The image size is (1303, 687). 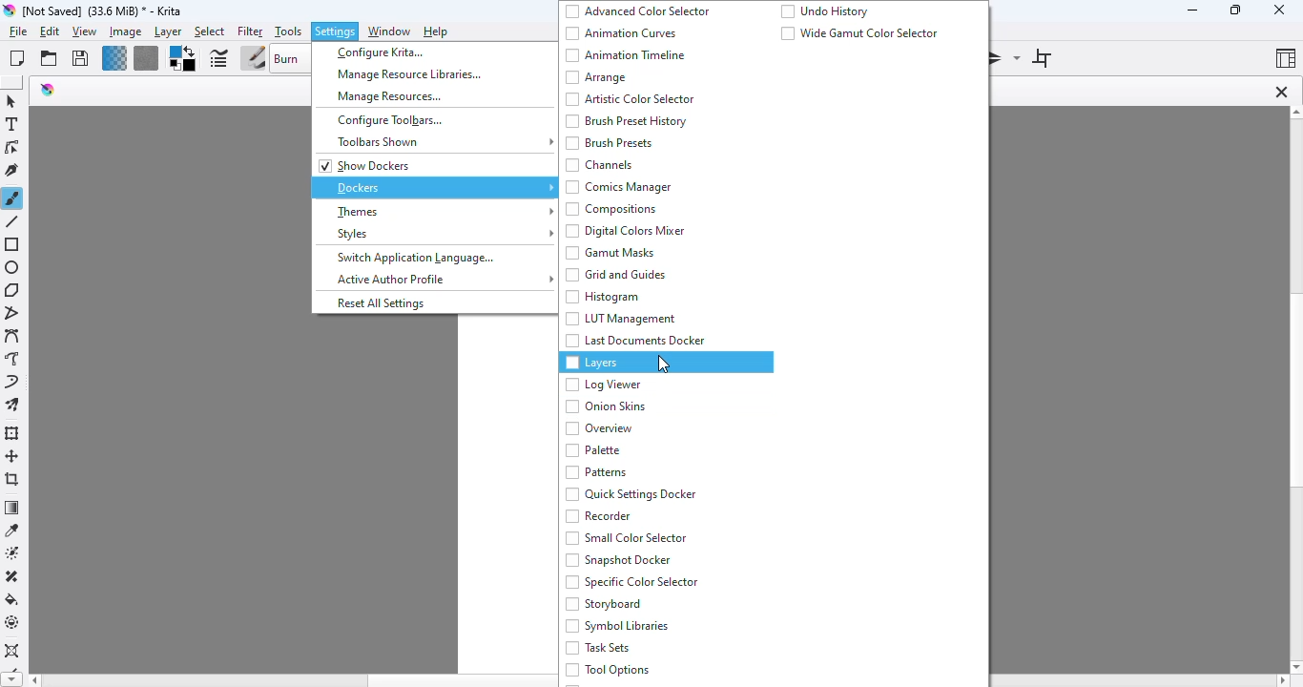 I want to click on animation curves, so click(x=621, y=33).